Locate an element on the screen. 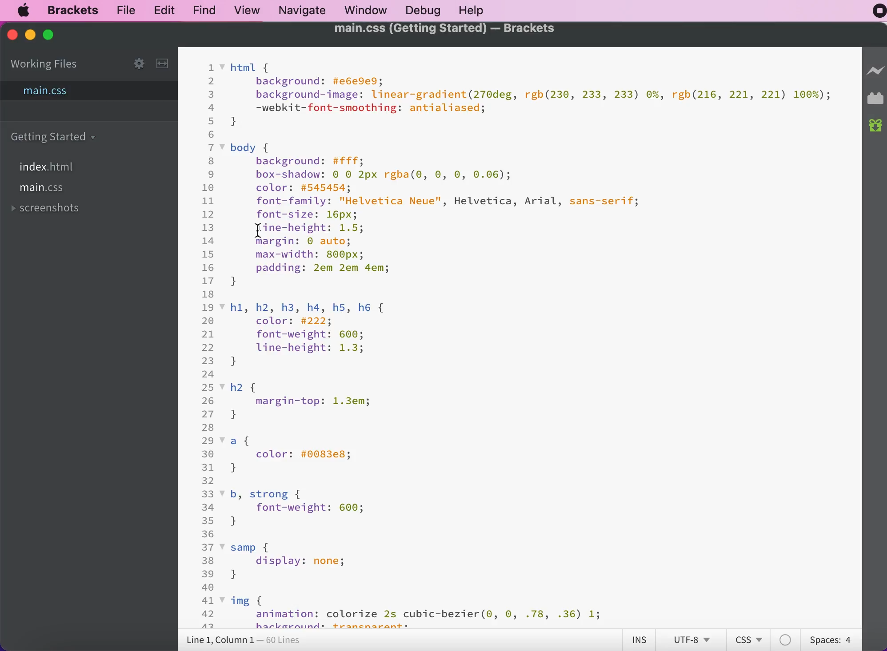  recording stopped is located at coordinates (873, 14).